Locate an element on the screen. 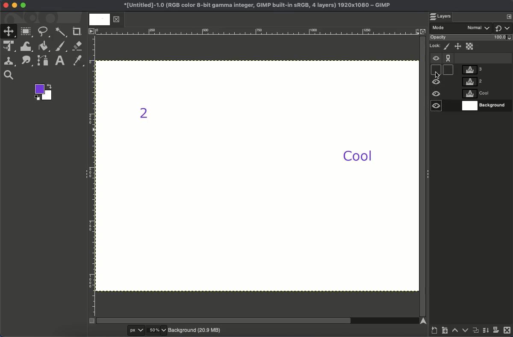 The width and height of the screenshot is (513, 337). Create new layer group is located at coordinates (445, 332).